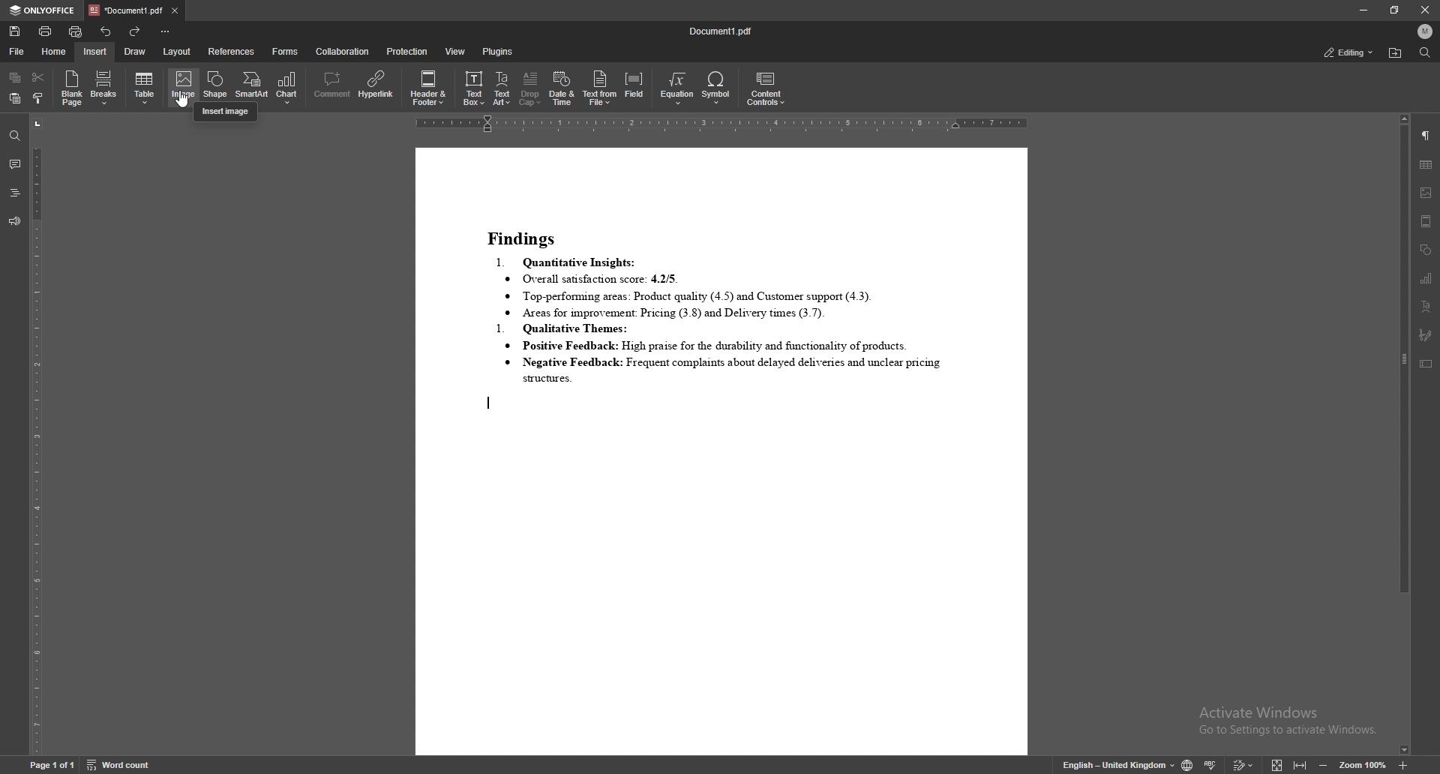 The height and width of the screenshot is (774, 1440). Describe the element at coordinates (14, 98) in the screenshot. I see `paste` at that location.